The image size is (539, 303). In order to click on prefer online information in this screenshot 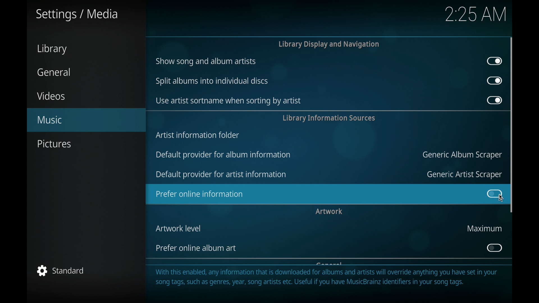, I will do `click(308, 194)`.